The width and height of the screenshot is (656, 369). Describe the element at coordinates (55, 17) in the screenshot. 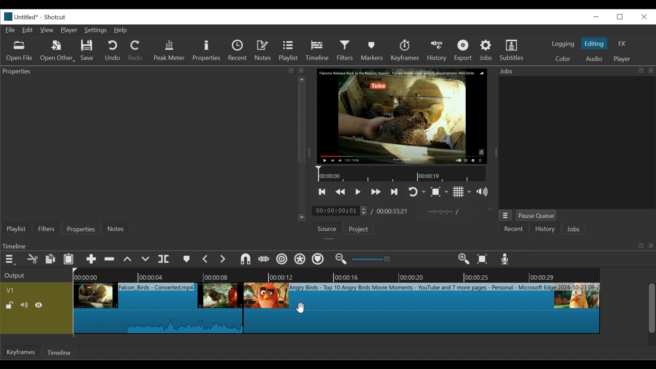

I see `Shotcut` at that location.